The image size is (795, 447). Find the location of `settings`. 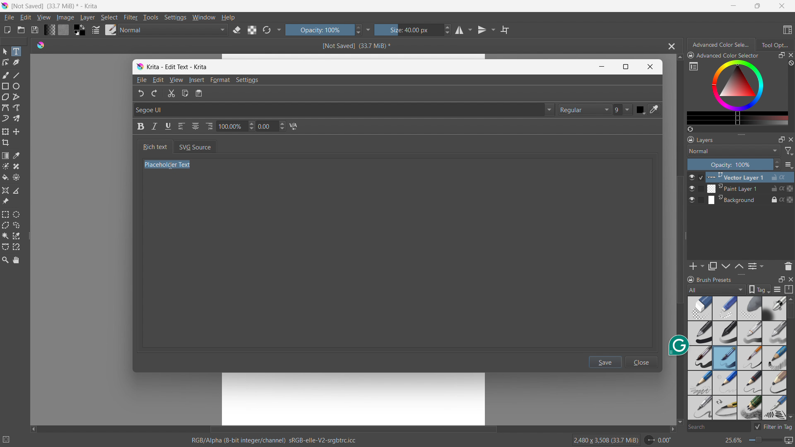

settings is located at coordinates (175, 18).